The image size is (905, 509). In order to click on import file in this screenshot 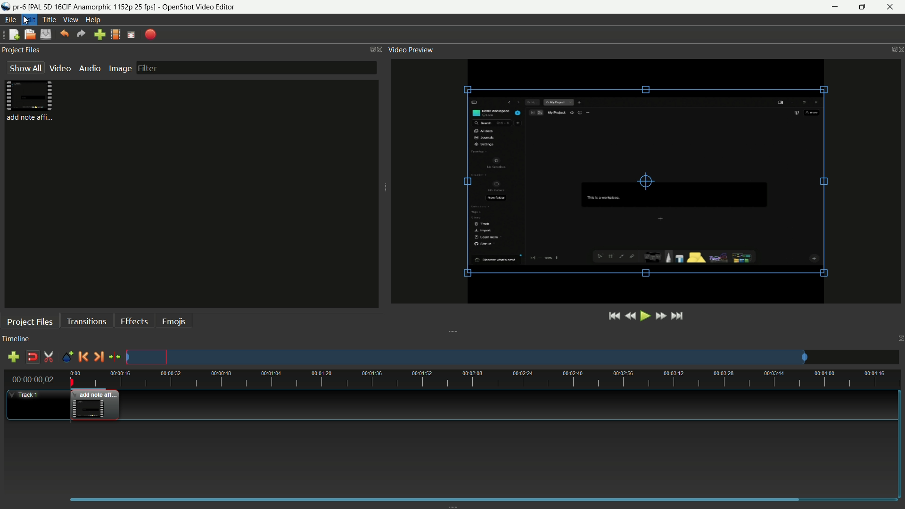, I will do `click(99, 34)`.